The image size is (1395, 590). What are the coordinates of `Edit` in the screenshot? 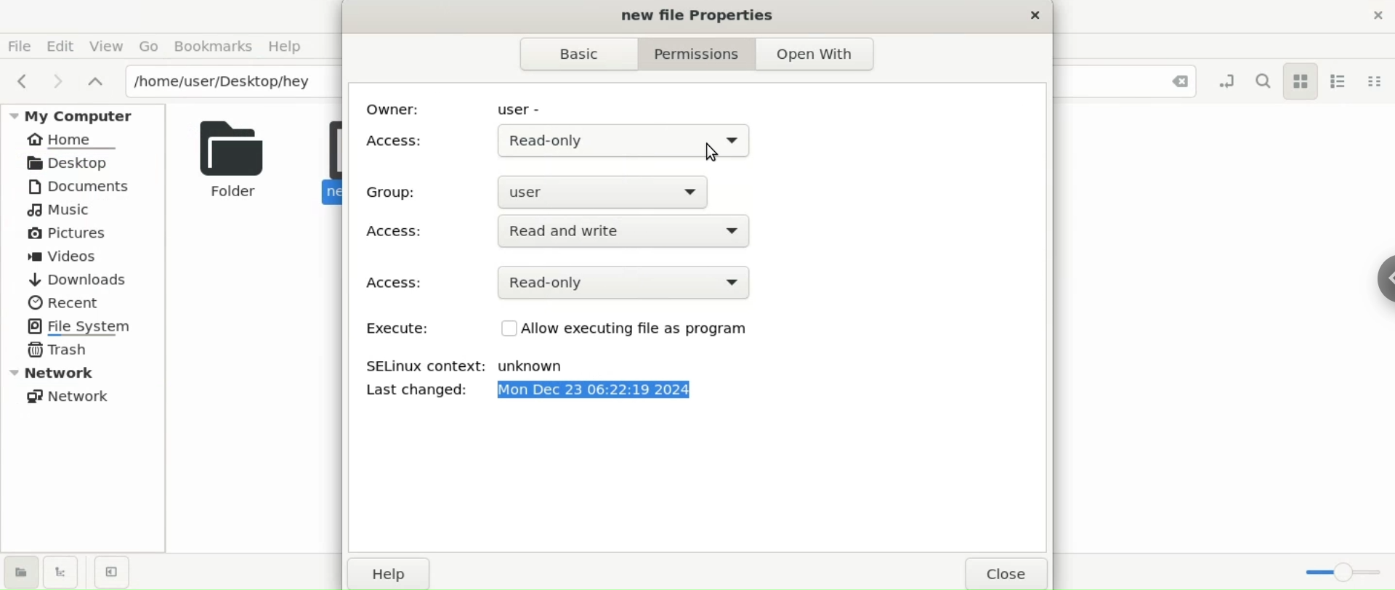 It's located at (65, 45).